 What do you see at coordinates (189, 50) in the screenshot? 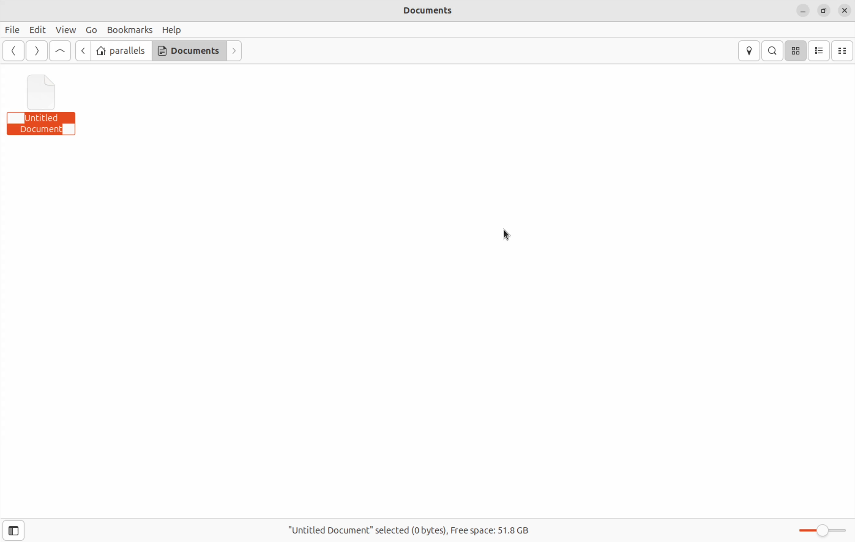
I see `documents` at bounding box center [189, 50].